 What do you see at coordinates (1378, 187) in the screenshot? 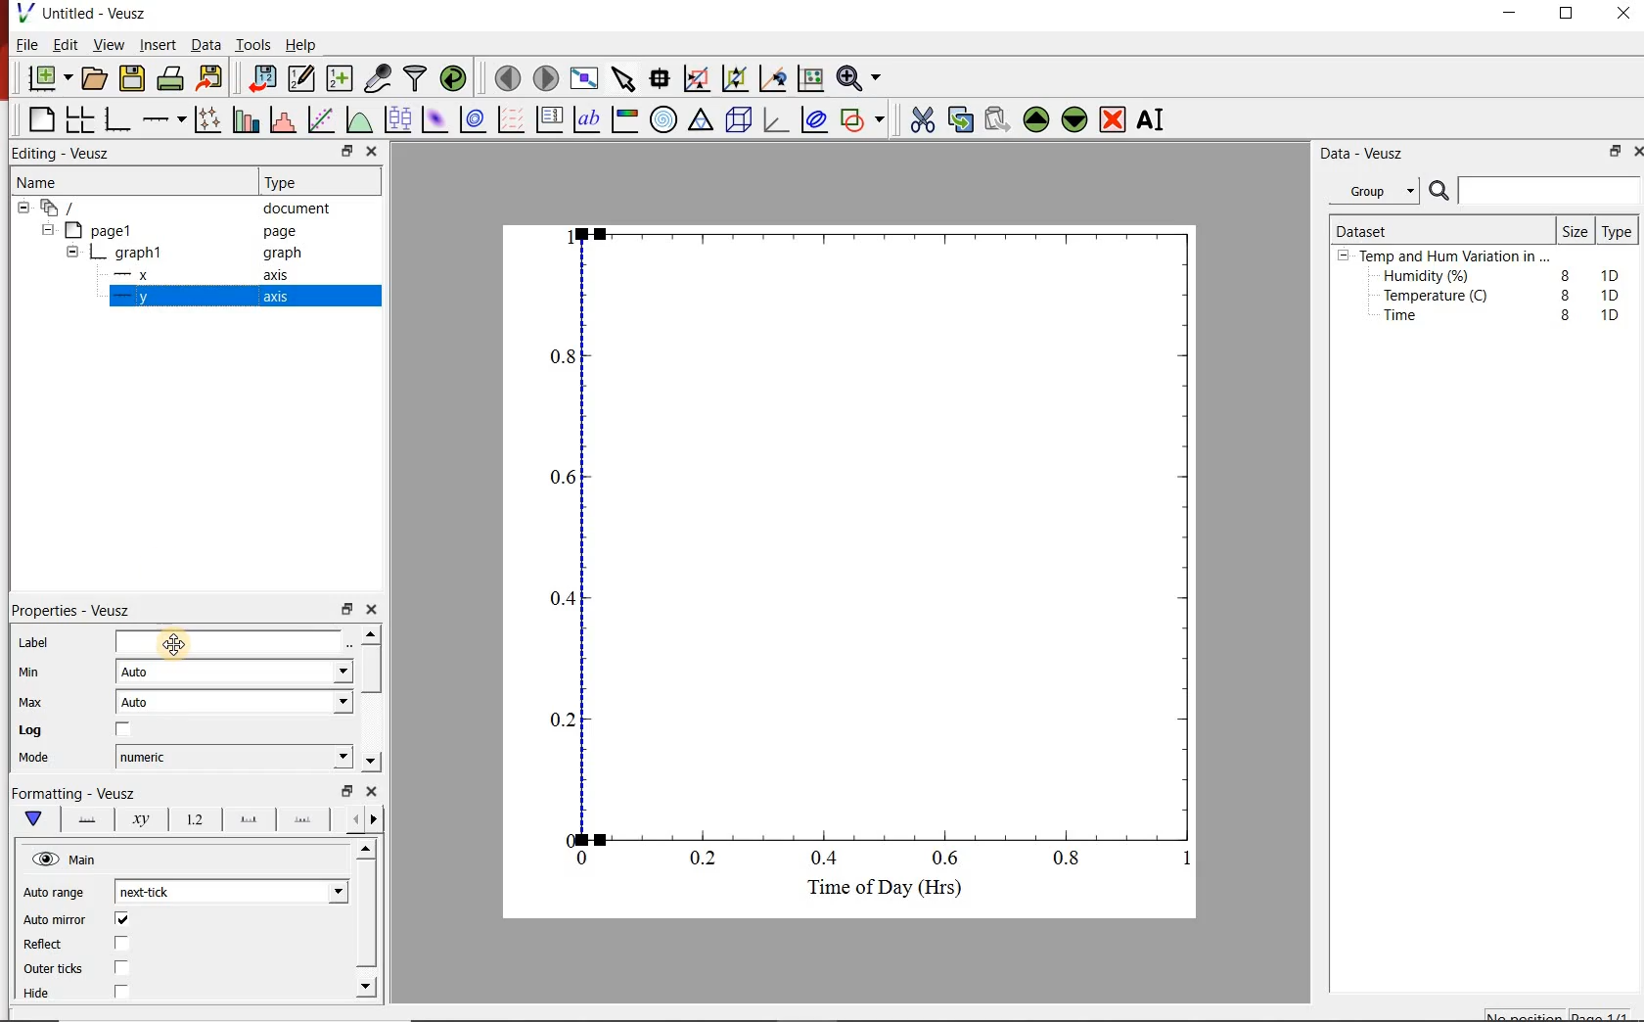
I see `Group.` at bounding box center [1378, 187].